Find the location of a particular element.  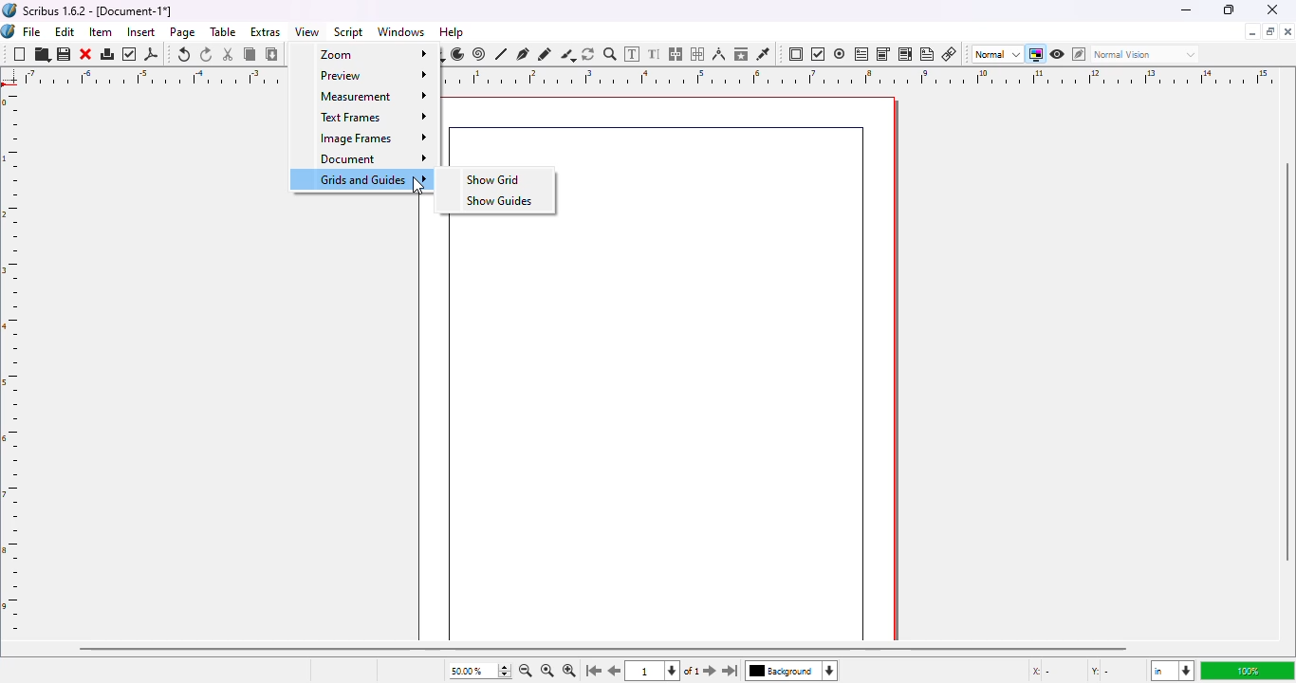

copy item properties is located at coordinates (741, 53).